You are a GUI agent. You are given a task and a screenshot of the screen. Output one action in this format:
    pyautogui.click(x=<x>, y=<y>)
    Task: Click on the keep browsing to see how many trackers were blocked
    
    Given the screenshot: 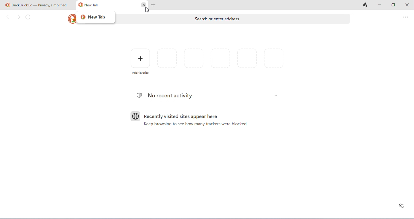 What is the action you would take?
    pyautogui.click(x=194, y=125)
    